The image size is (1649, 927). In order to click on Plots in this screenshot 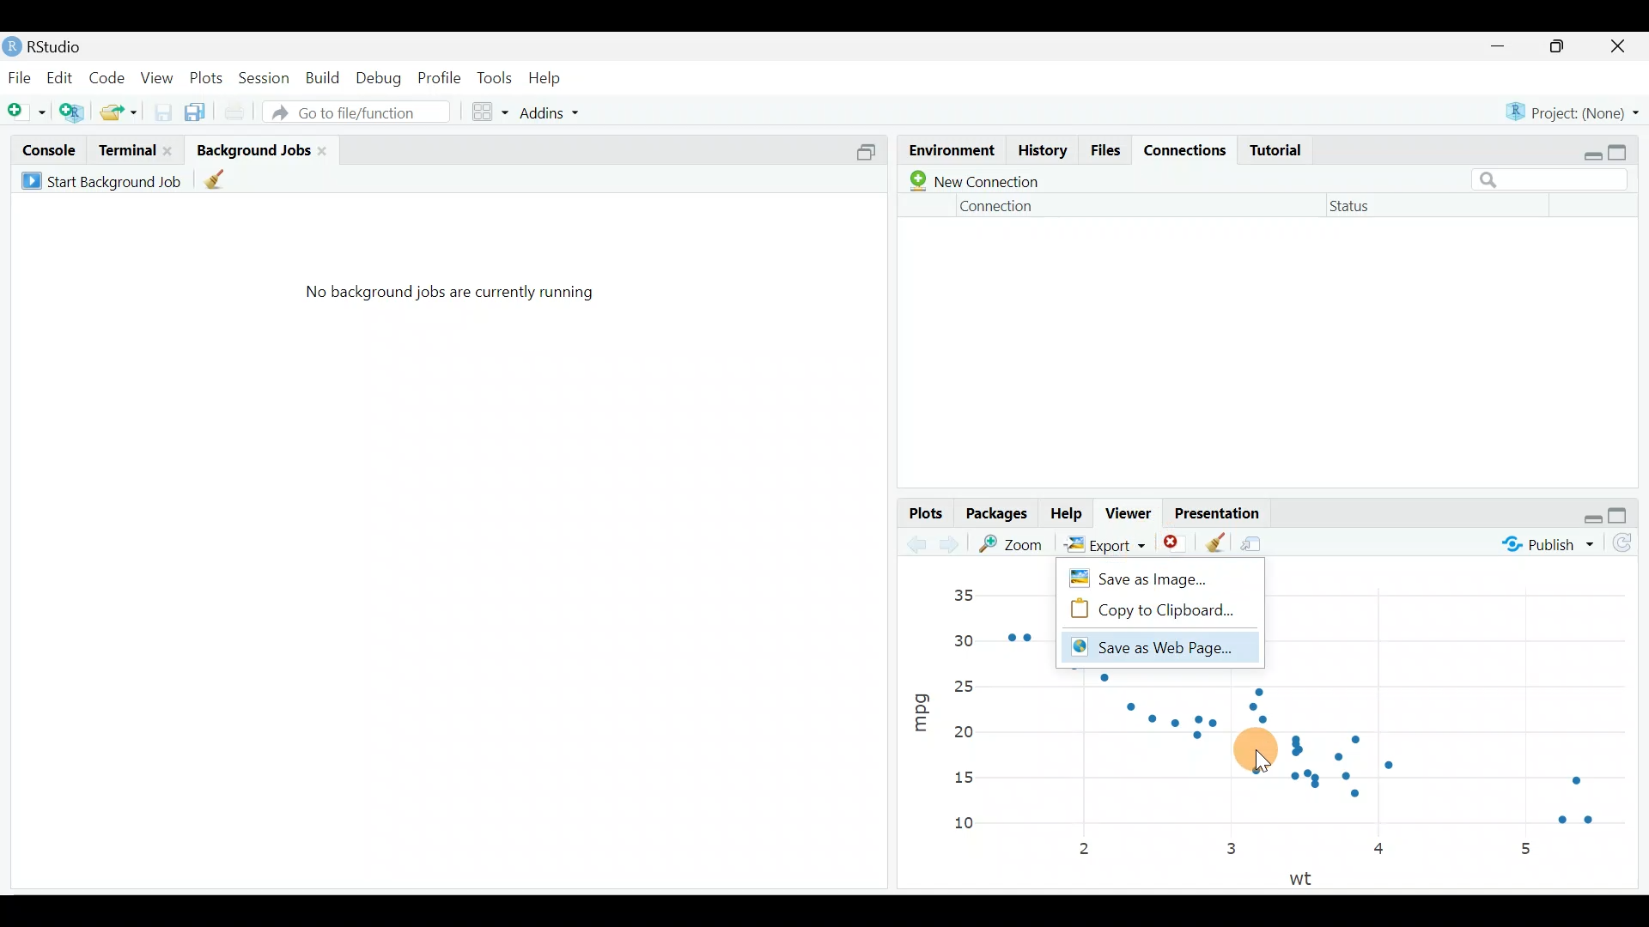, I will do `click(924, 512)`.